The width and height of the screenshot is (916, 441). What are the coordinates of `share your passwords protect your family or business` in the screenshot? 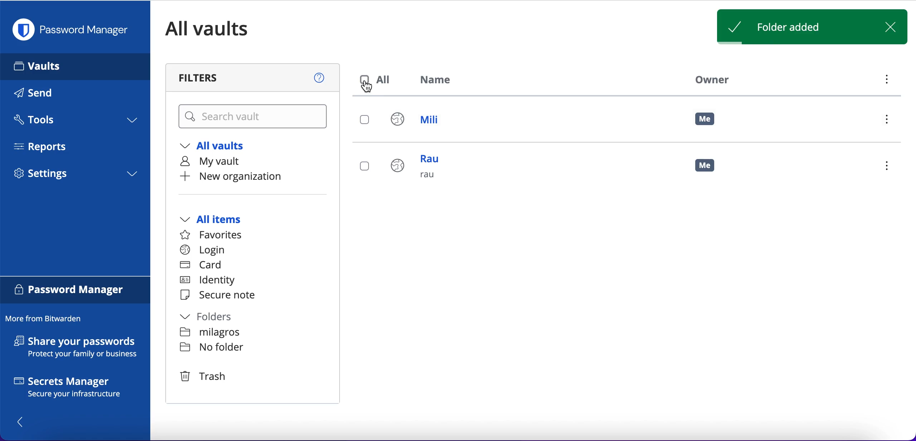 It's located at (79, 348).